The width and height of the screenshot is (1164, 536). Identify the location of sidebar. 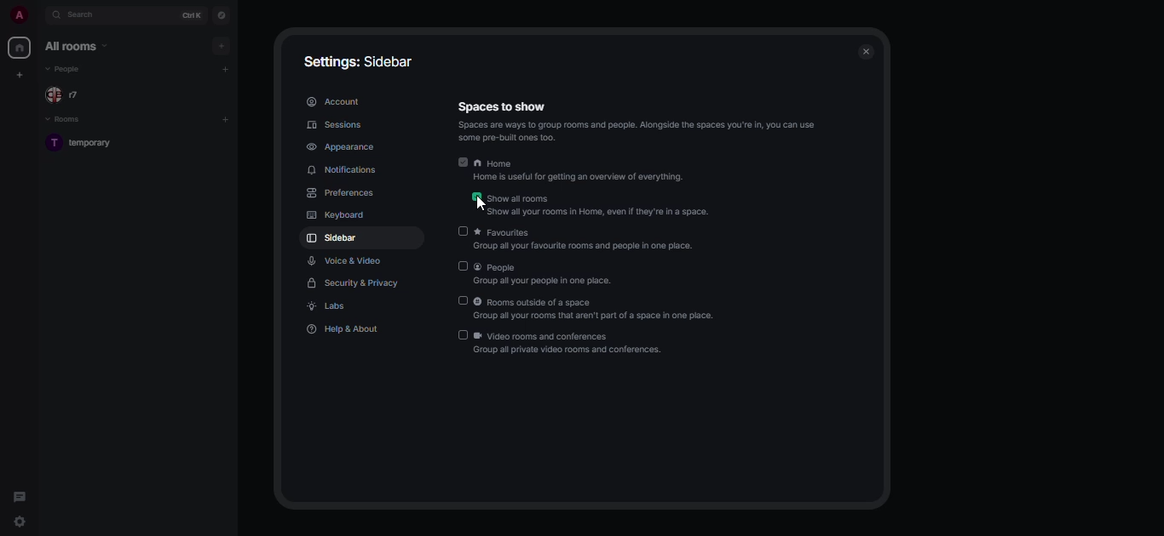
(332, 240).